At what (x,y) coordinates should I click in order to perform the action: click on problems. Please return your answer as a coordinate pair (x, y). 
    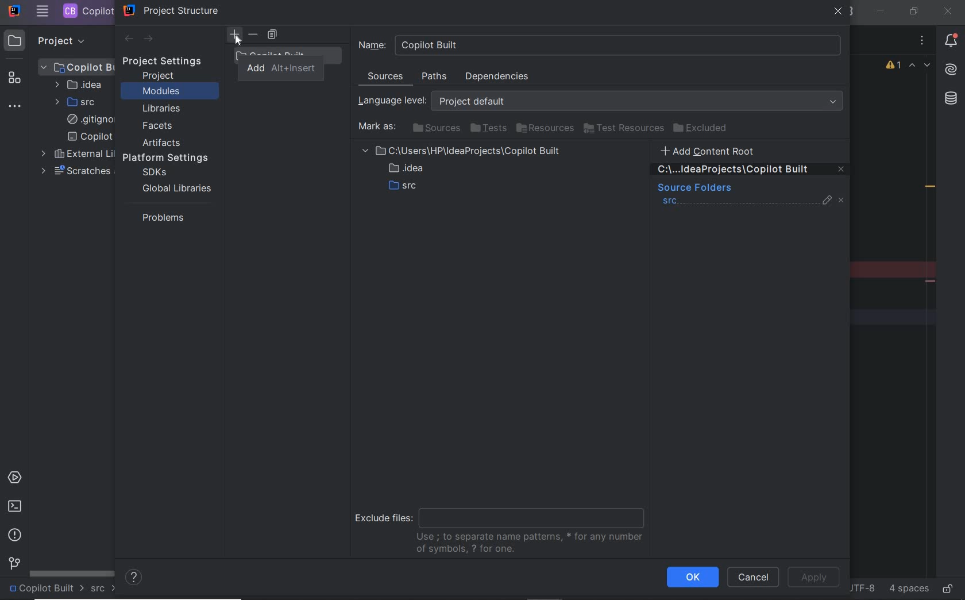
    Looking at the image, I should click on (160, 217).